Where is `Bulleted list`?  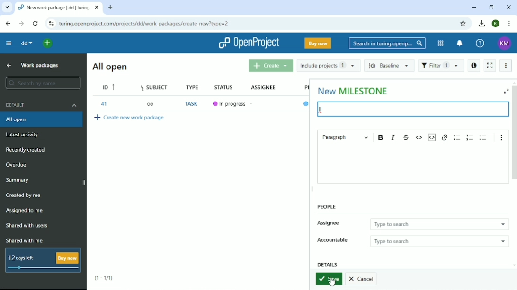 Bulleted list is located at coordinates (457, 137).